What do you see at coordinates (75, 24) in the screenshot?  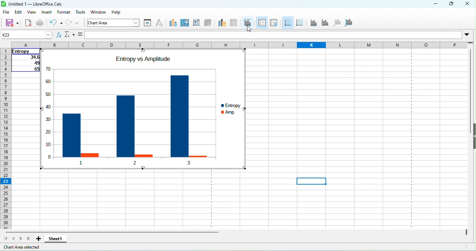 I see `redo` at bounding box center [75, 24].